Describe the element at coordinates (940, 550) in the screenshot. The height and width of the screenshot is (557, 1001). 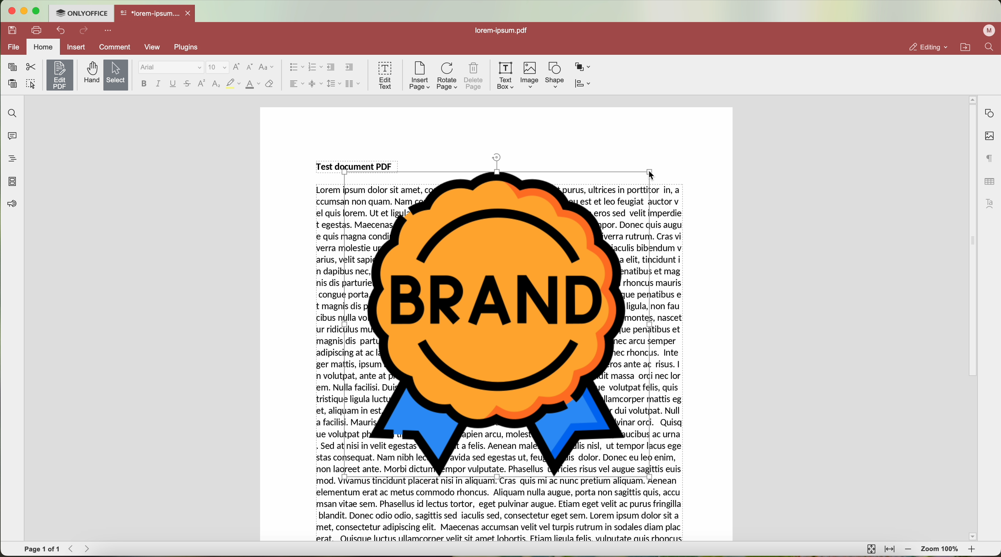
I see `zoom 100%` at that location.